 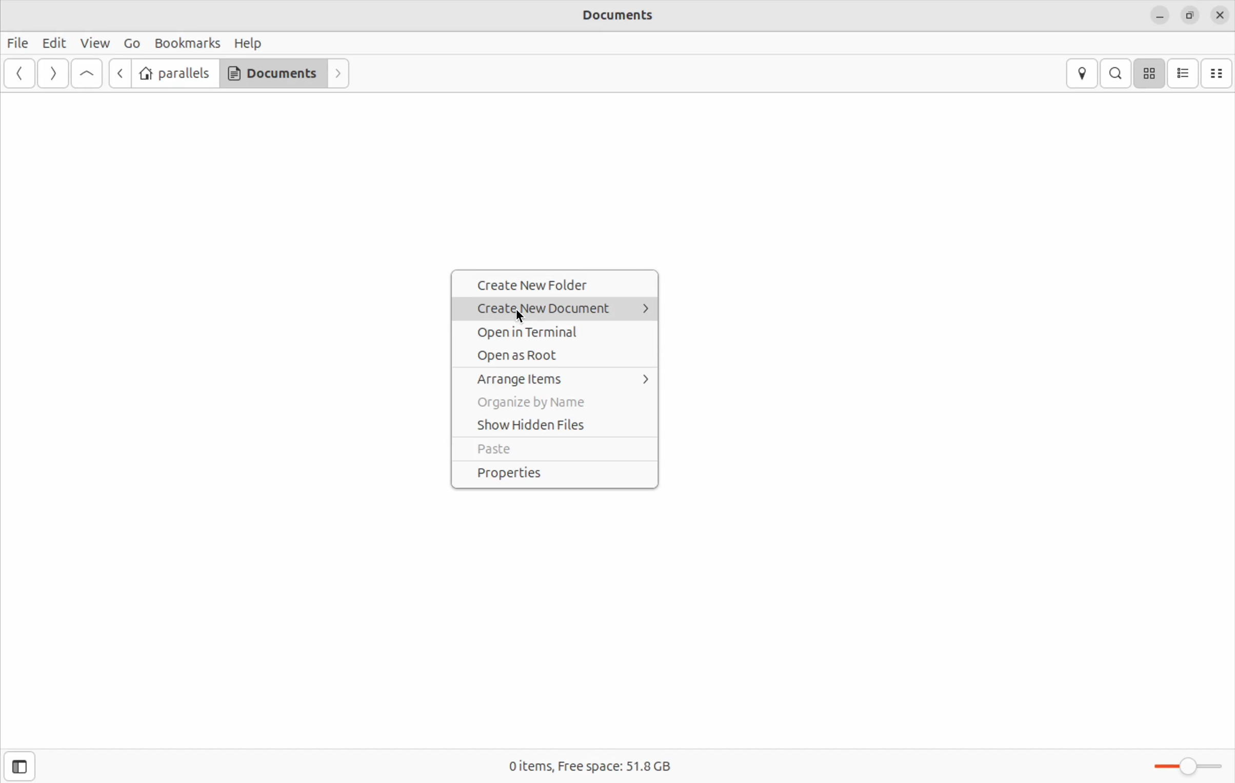 What do you see at coordinates (53, 43) in the screenshot?
I see `Edit` at bounding box center [53, 43].